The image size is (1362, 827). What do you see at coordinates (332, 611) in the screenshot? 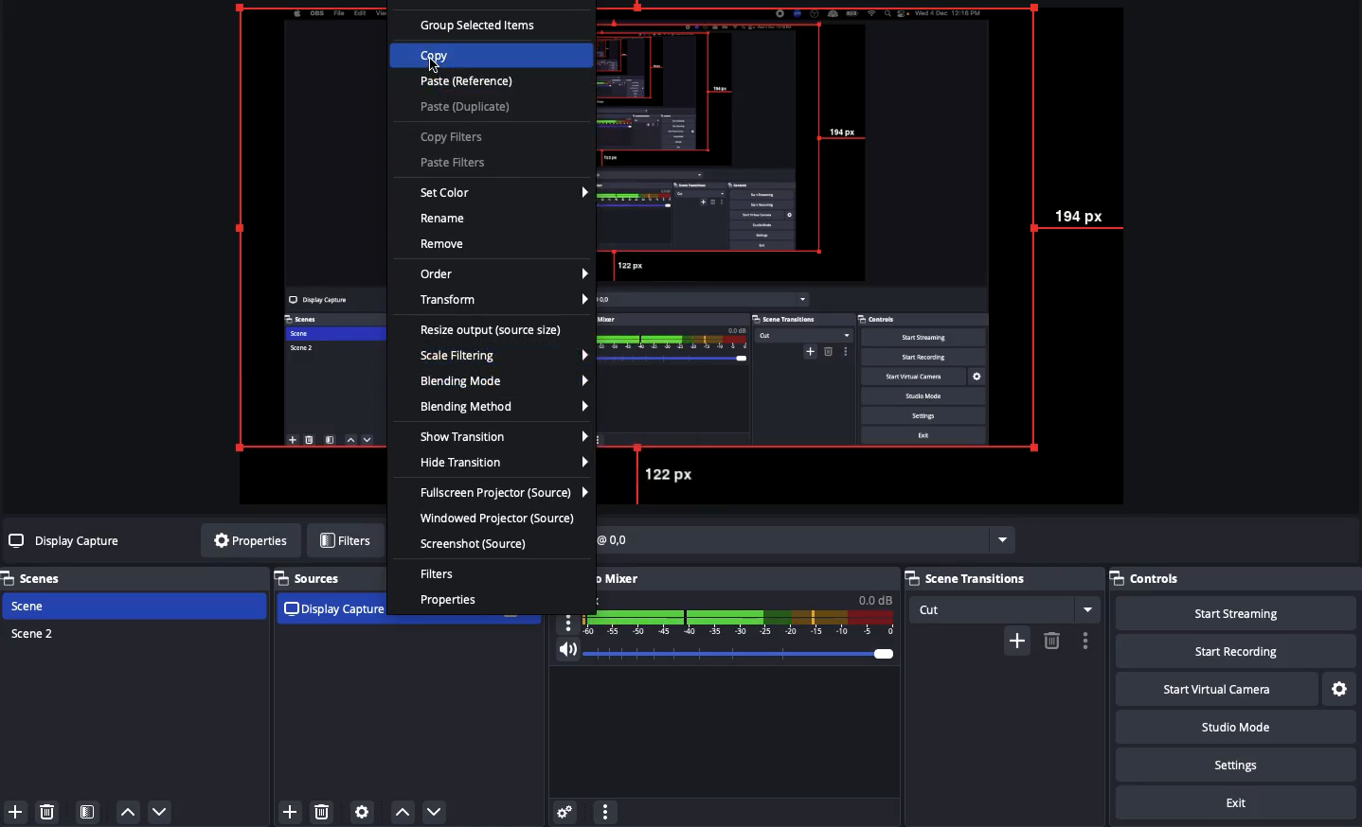
I see `Display capture` at bounding box center [332, 611].